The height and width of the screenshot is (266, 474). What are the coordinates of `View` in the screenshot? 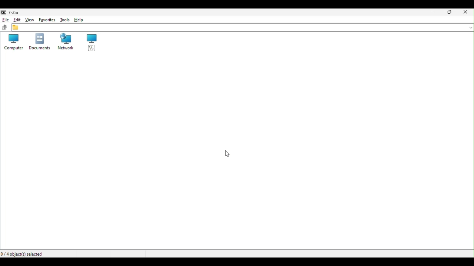 It's located at (30, 20).